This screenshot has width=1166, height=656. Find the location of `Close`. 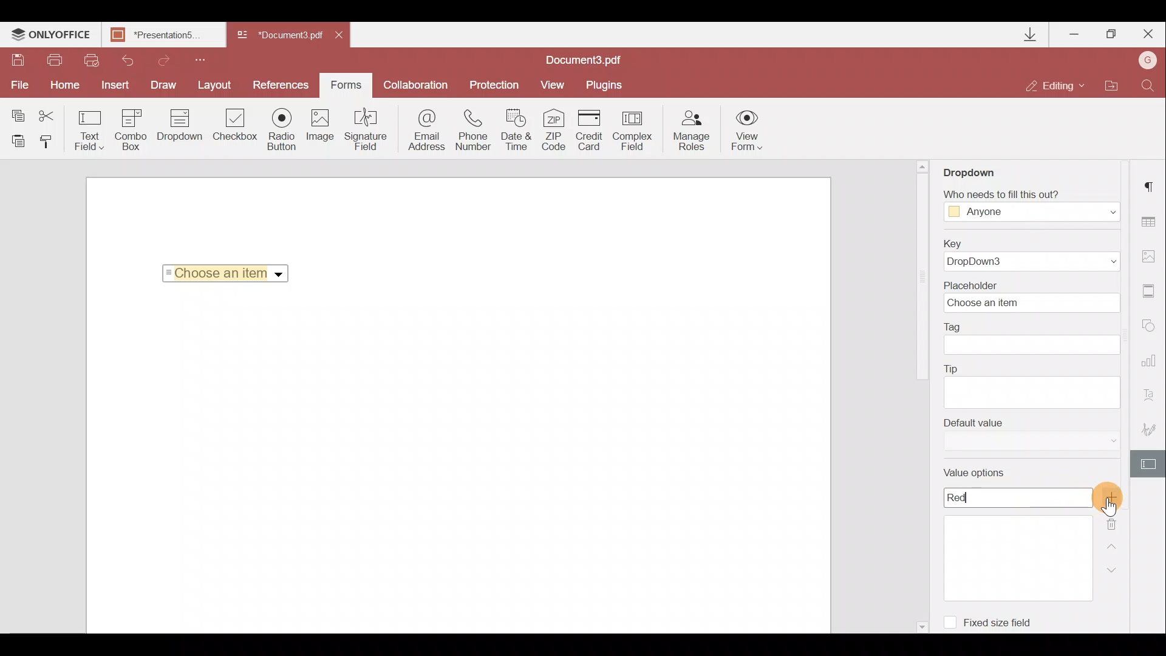

Close is located at coordinates (1147, 35).